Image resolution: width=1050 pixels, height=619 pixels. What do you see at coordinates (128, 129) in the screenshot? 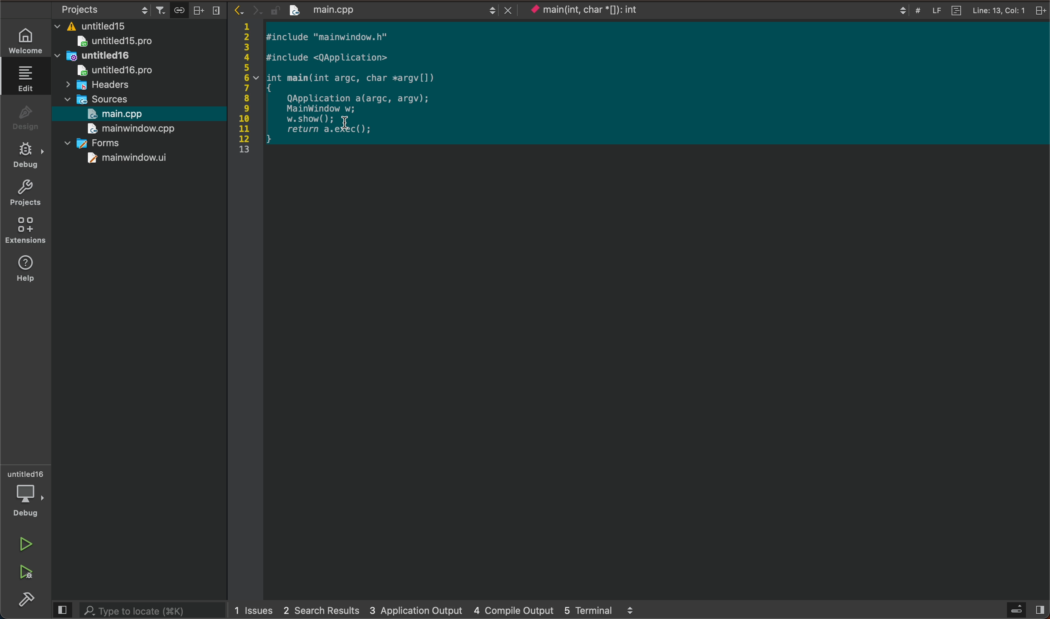
I see `mainwindow.cpp` at bounding box center [128, 129].